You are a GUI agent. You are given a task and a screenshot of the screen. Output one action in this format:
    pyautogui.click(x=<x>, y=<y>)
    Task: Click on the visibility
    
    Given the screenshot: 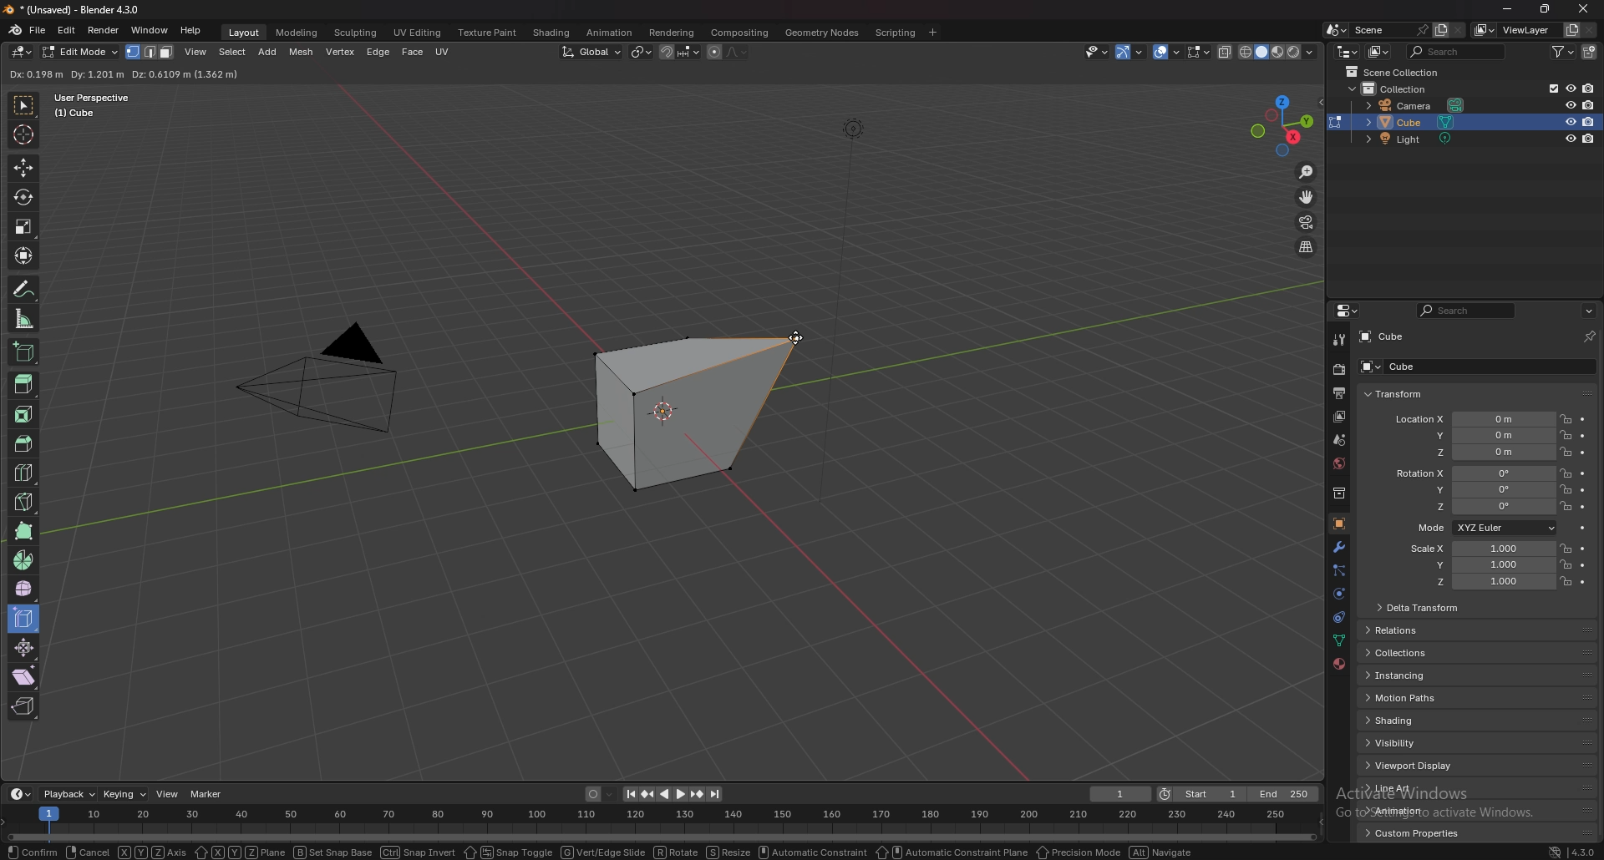 What is the action you would take?
    pyautogui.click(x=1398, y=742)
    